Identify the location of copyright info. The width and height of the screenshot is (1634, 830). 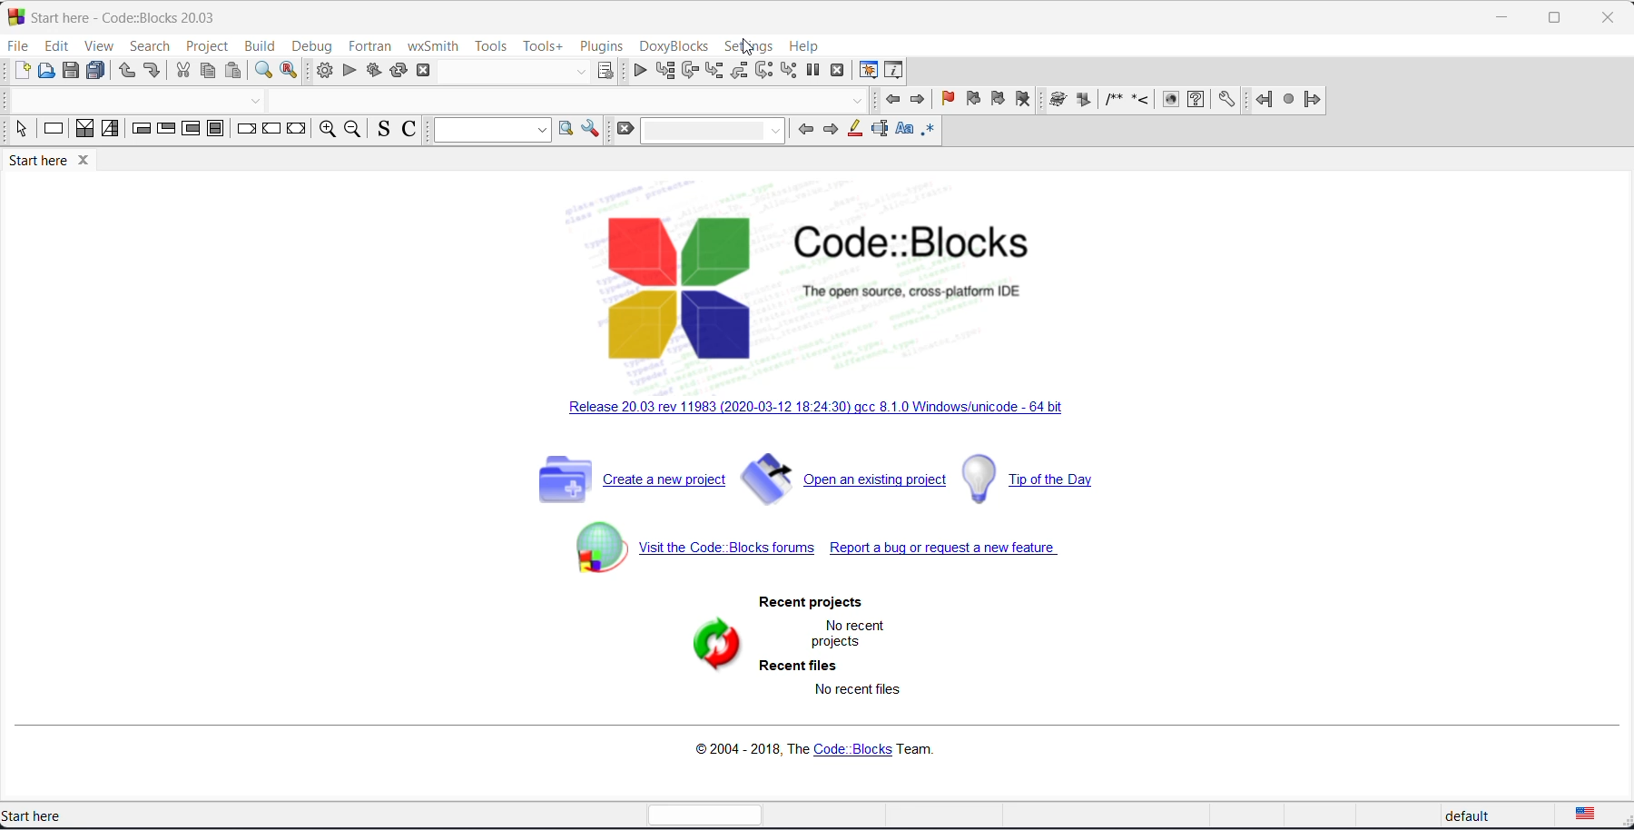
(820, 746).